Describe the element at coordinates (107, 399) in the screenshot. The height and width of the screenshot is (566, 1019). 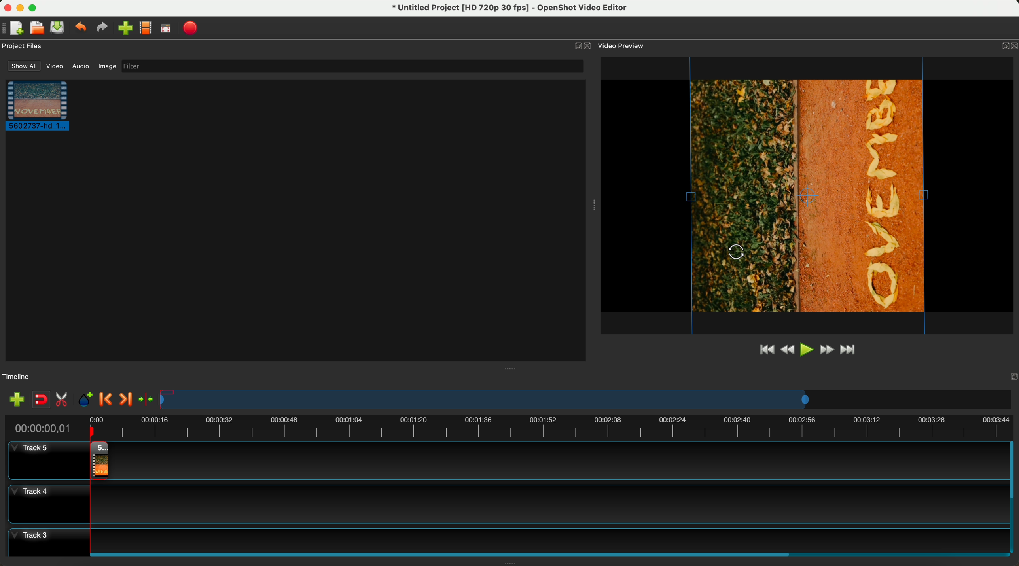
I see `previous marker` at that location.